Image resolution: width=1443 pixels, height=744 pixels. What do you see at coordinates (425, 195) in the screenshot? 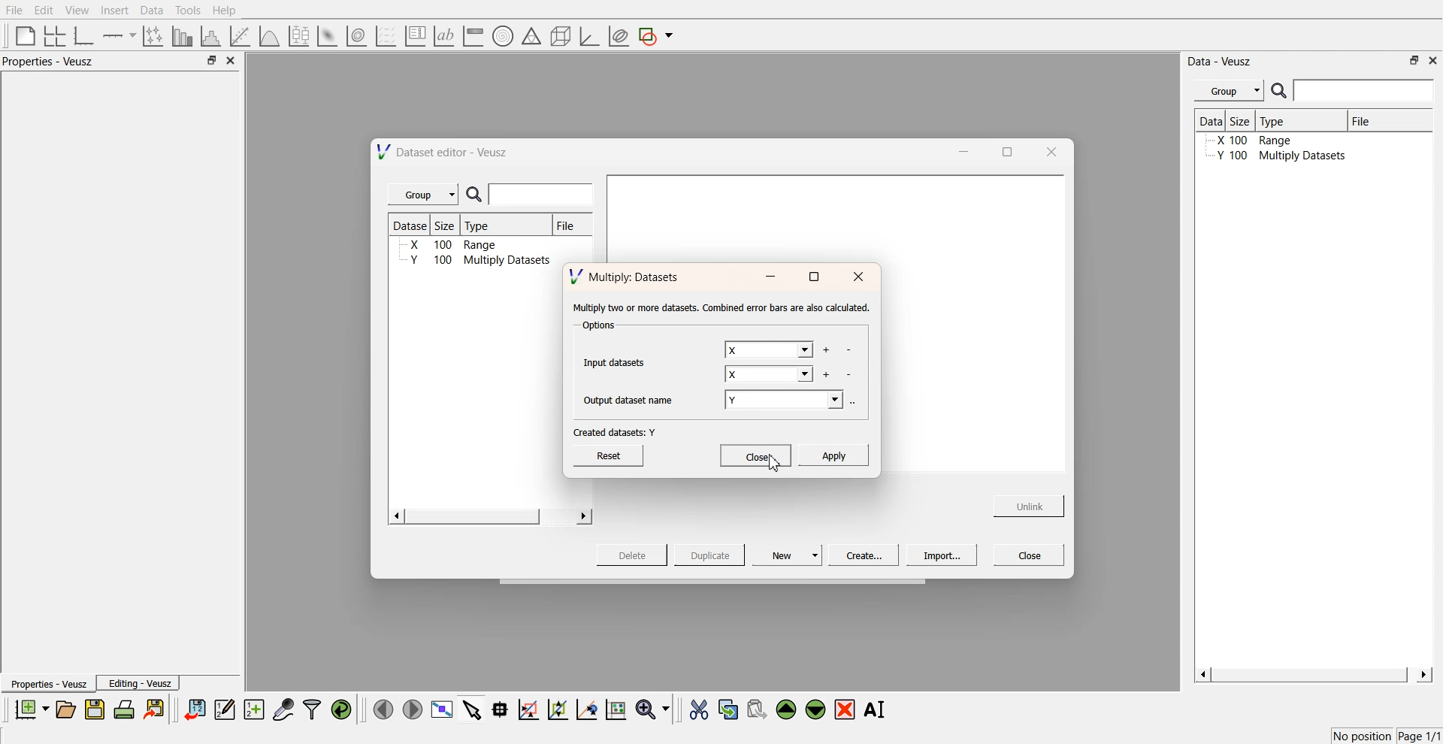
I see `Group |` at bounding box center [425, 195].